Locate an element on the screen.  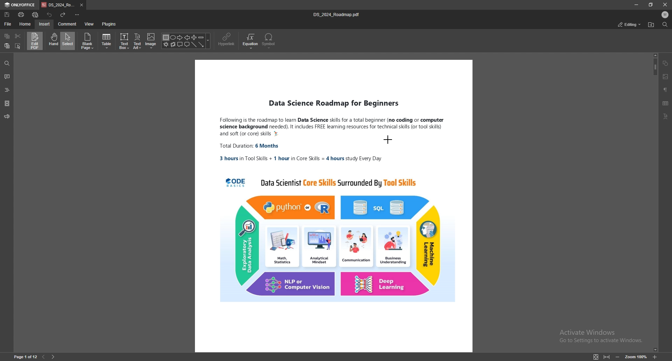
quick print is located at coordinates (37, 14).